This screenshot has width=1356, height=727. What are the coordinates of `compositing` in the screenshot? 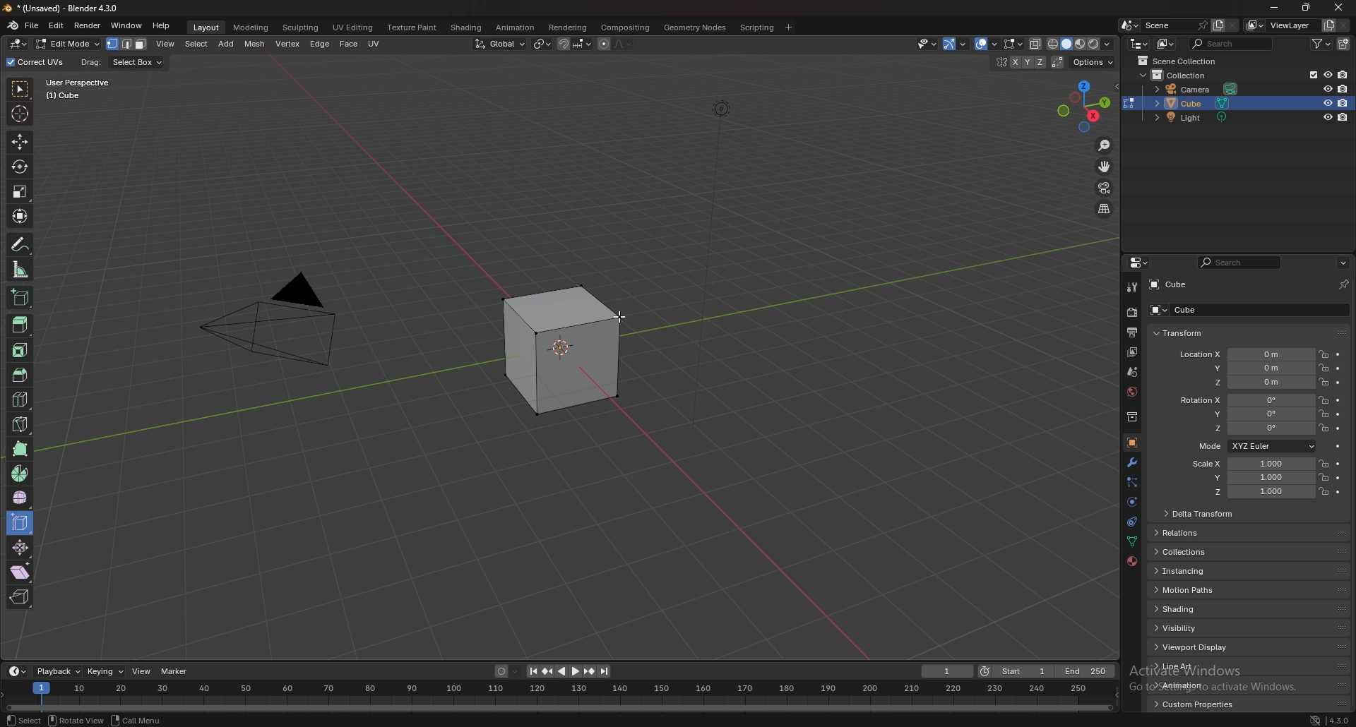 It's located at (626, 28).